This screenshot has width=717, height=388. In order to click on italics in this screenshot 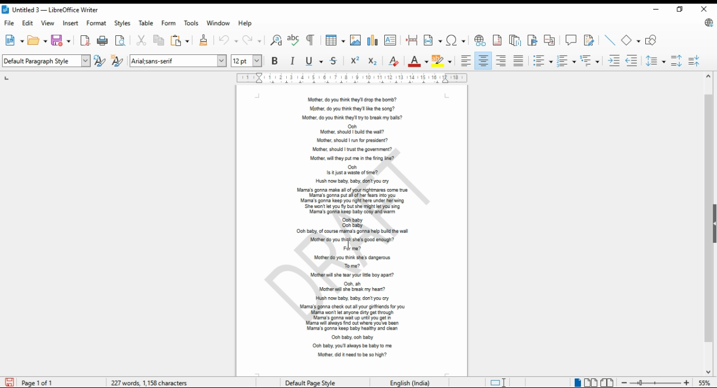, I will do `click(293, 61)`.